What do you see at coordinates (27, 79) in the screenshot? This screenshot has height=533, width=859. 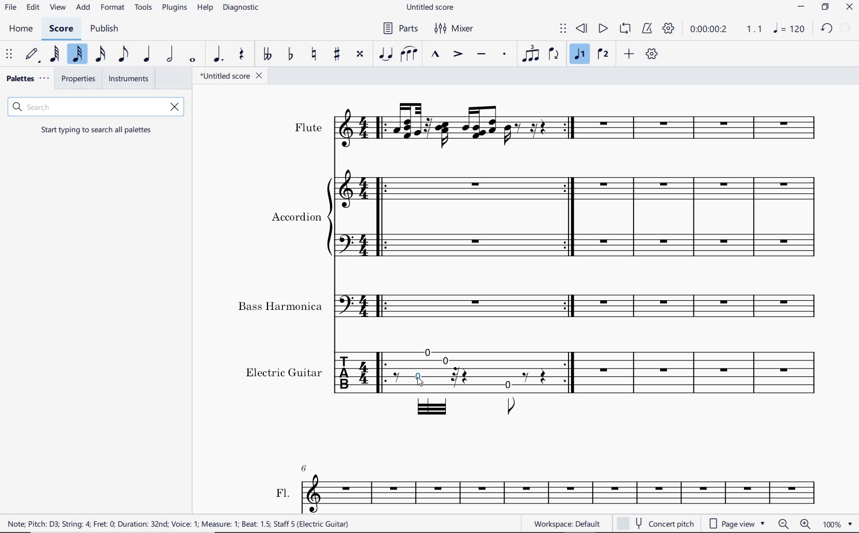 I see `palettes` at bounding box center [27, 79].